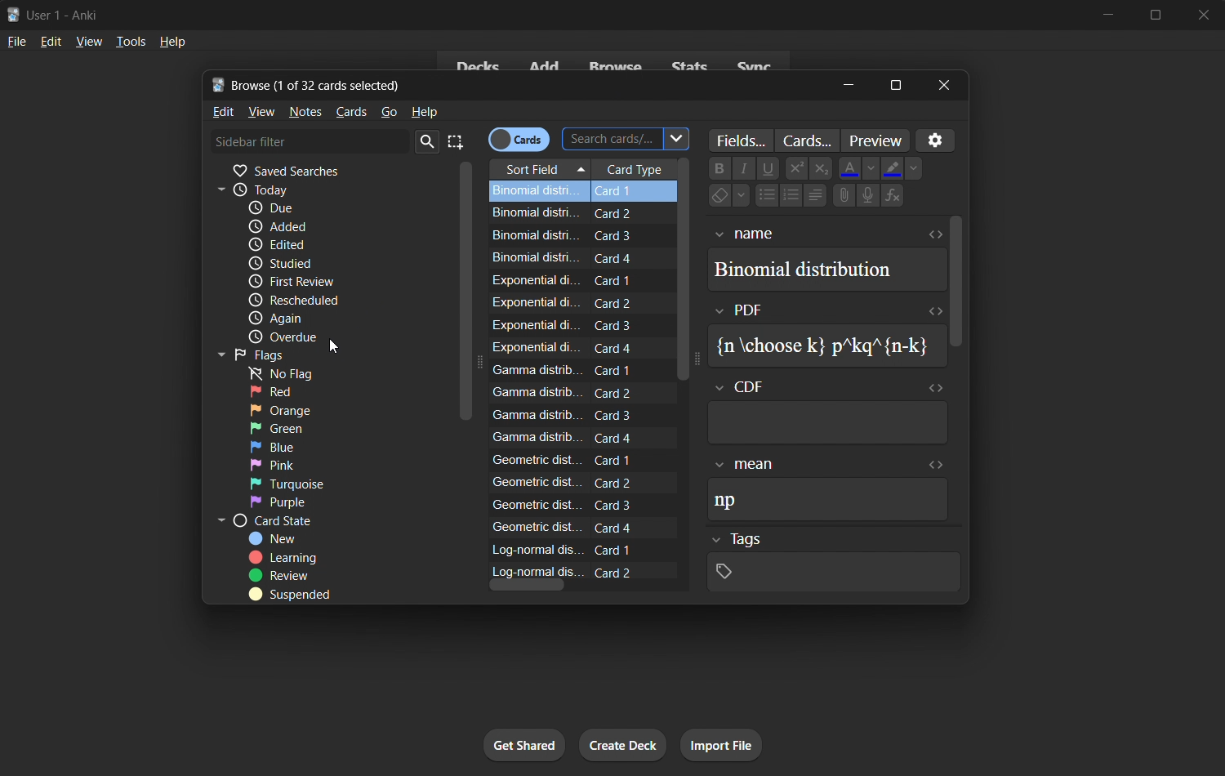 The width and height of the screenshot is (1225, 776). What do you see at coordinates (537, 281) in the screenshot?
I see `Exponential di.` at bounding box center [537, 281].